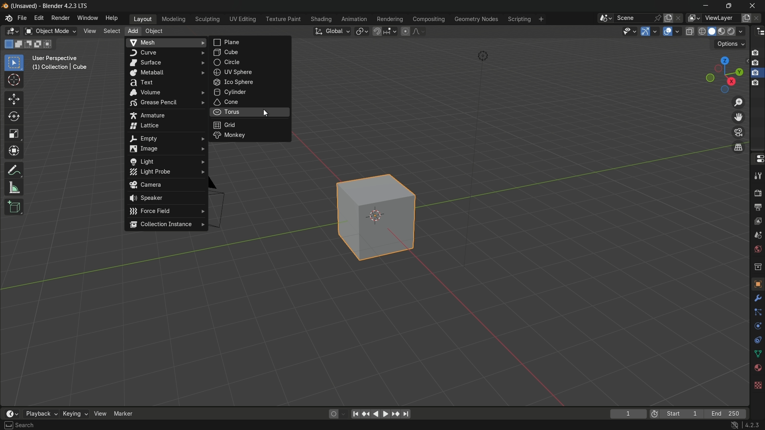 This screenshot has width=765, height=430. I want to click on window menu, so click(87, 18).